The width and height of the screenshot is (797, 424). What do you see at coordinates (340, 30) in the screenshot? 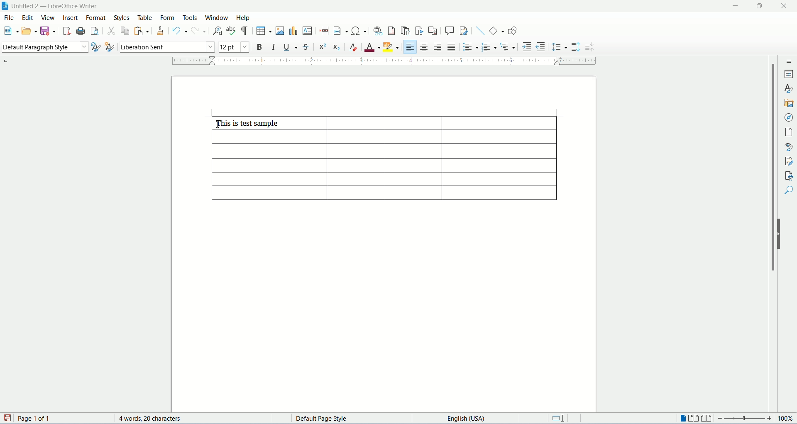
I see `insert field` at bounding box center [340, 30].